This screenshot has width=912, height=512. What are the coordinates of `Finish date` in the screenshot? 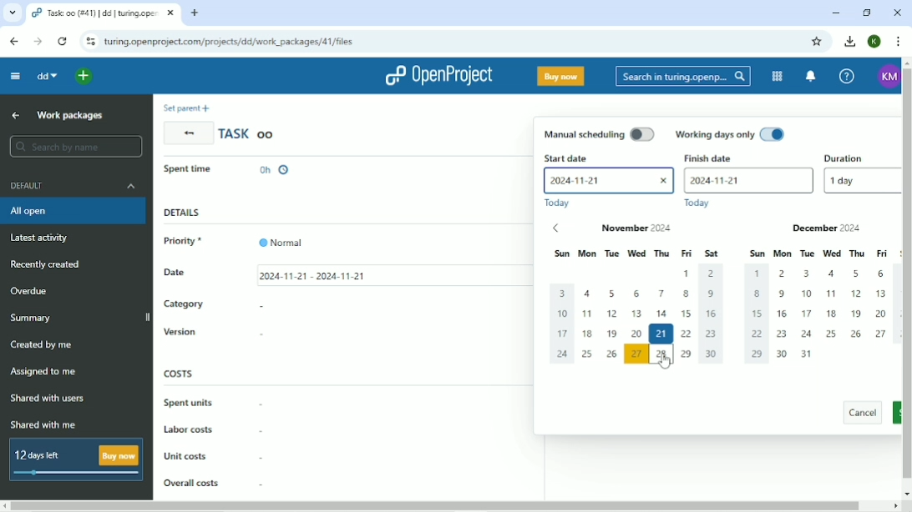 It's located at (723, 158).